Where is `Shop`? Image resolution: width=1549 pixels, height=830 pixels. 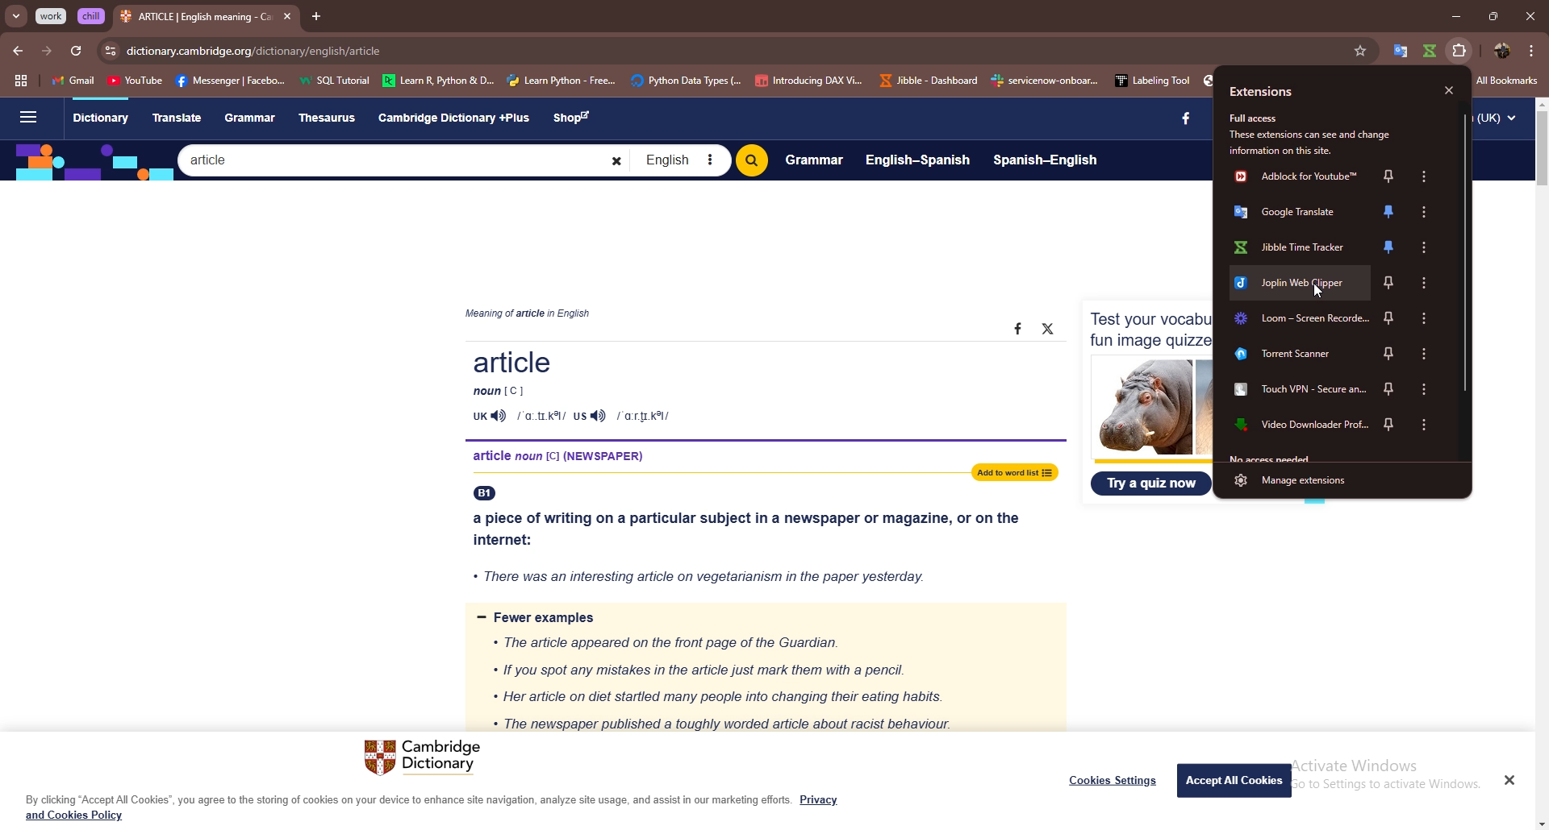 Shop is located at coordinates (576, 118).